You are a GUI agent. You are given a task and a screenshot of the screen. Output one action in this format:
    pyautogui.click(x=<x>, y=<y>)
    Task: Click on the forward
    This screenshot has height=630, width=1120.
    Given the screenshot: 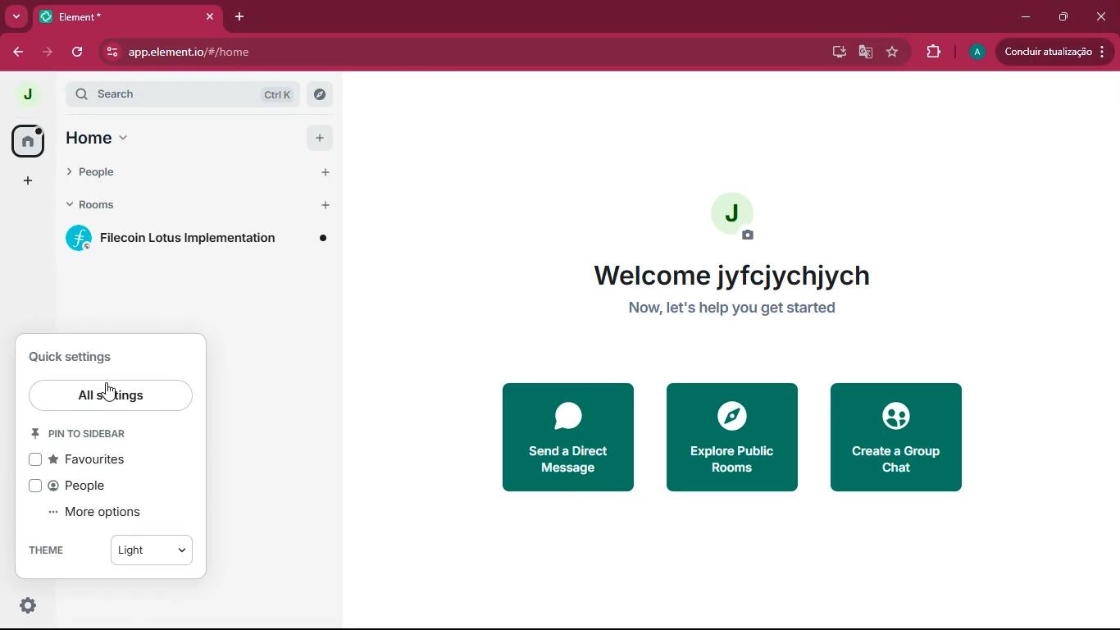 What is the action you would take?
    pyautogui.click(x=45, y=52)
    